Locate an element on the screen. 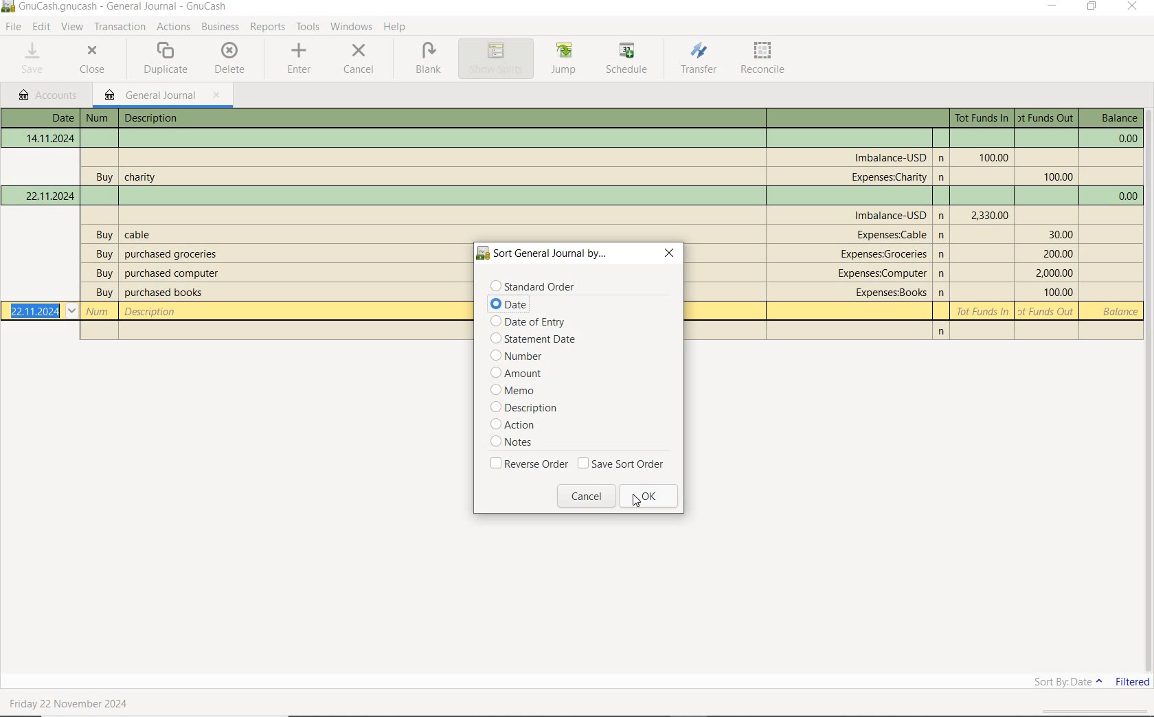 This screenshot has height=717, width=1154. description is located at coordinates (176, 254).